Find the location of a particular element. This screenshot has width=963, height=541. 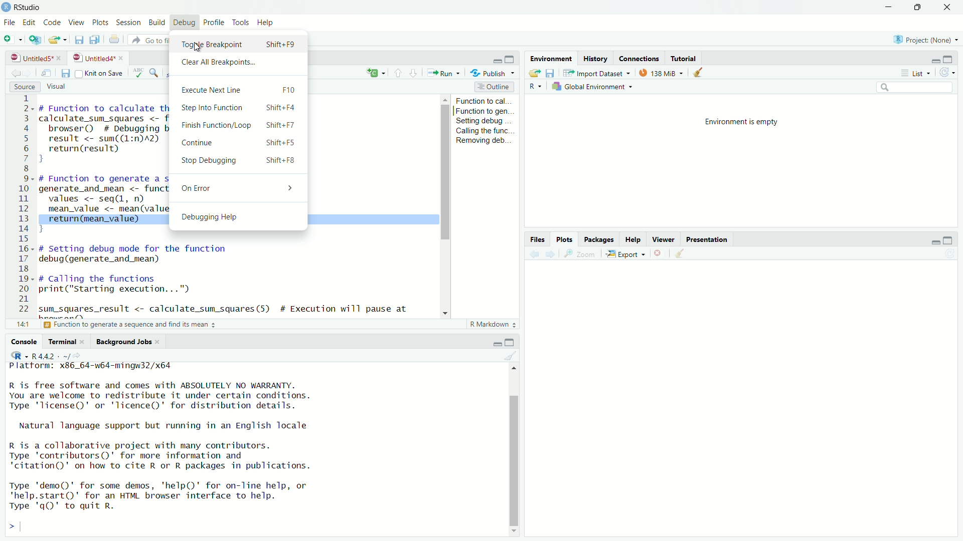

Toggle Breakpoint is located at coordinates (242, 43).